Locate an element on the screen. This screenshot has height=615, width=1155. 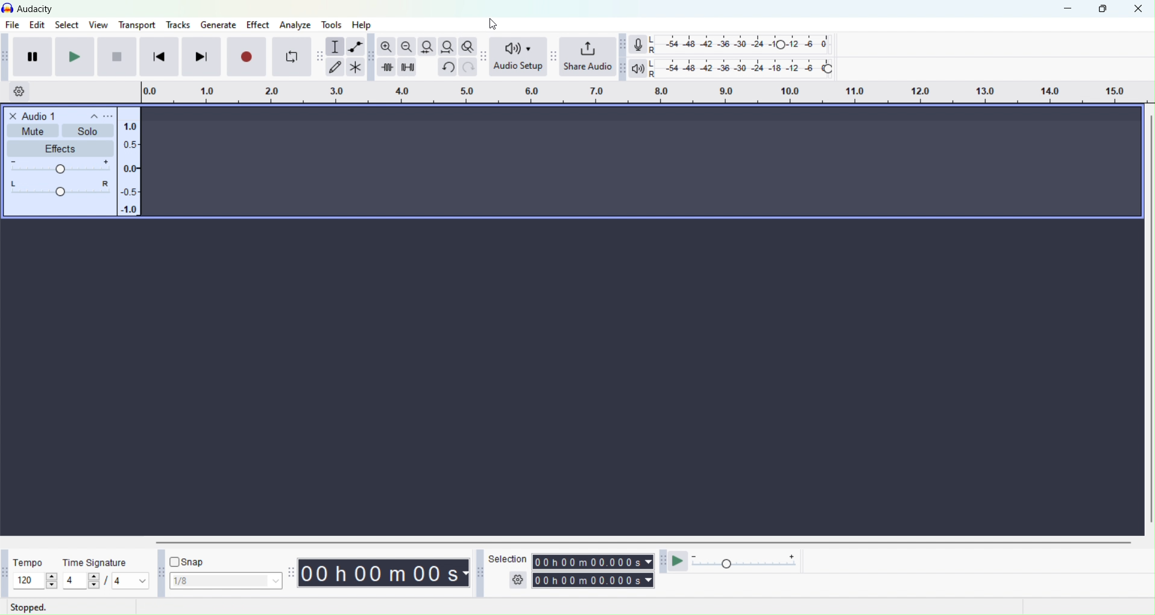
increase beat per measure is located at coordinates (92, 576).